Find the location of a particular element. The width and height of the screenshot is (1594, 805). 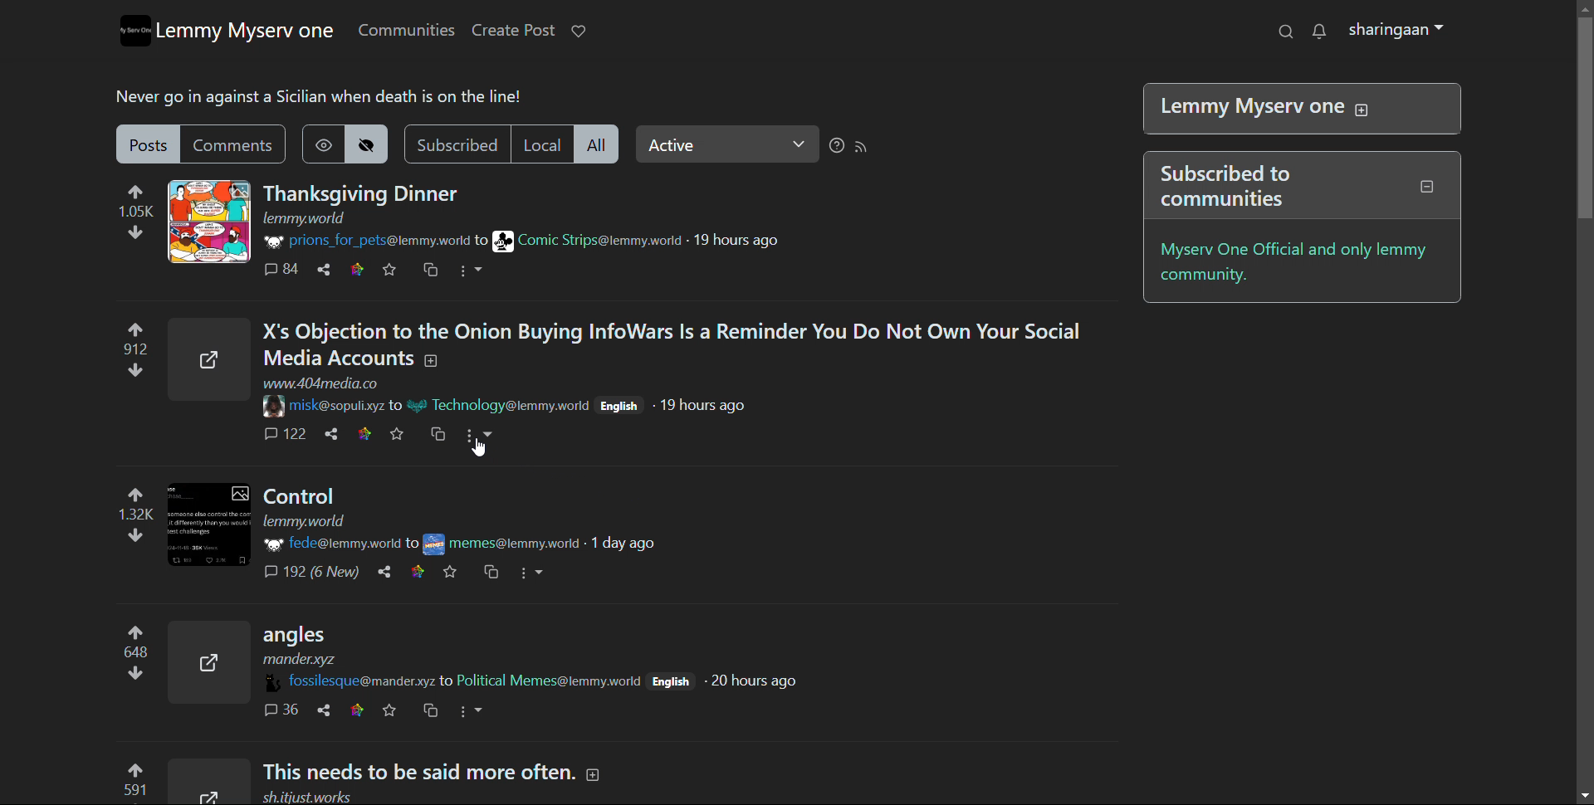

post on "Thanksgiving Dinner" is located at coordinates (363, 194).